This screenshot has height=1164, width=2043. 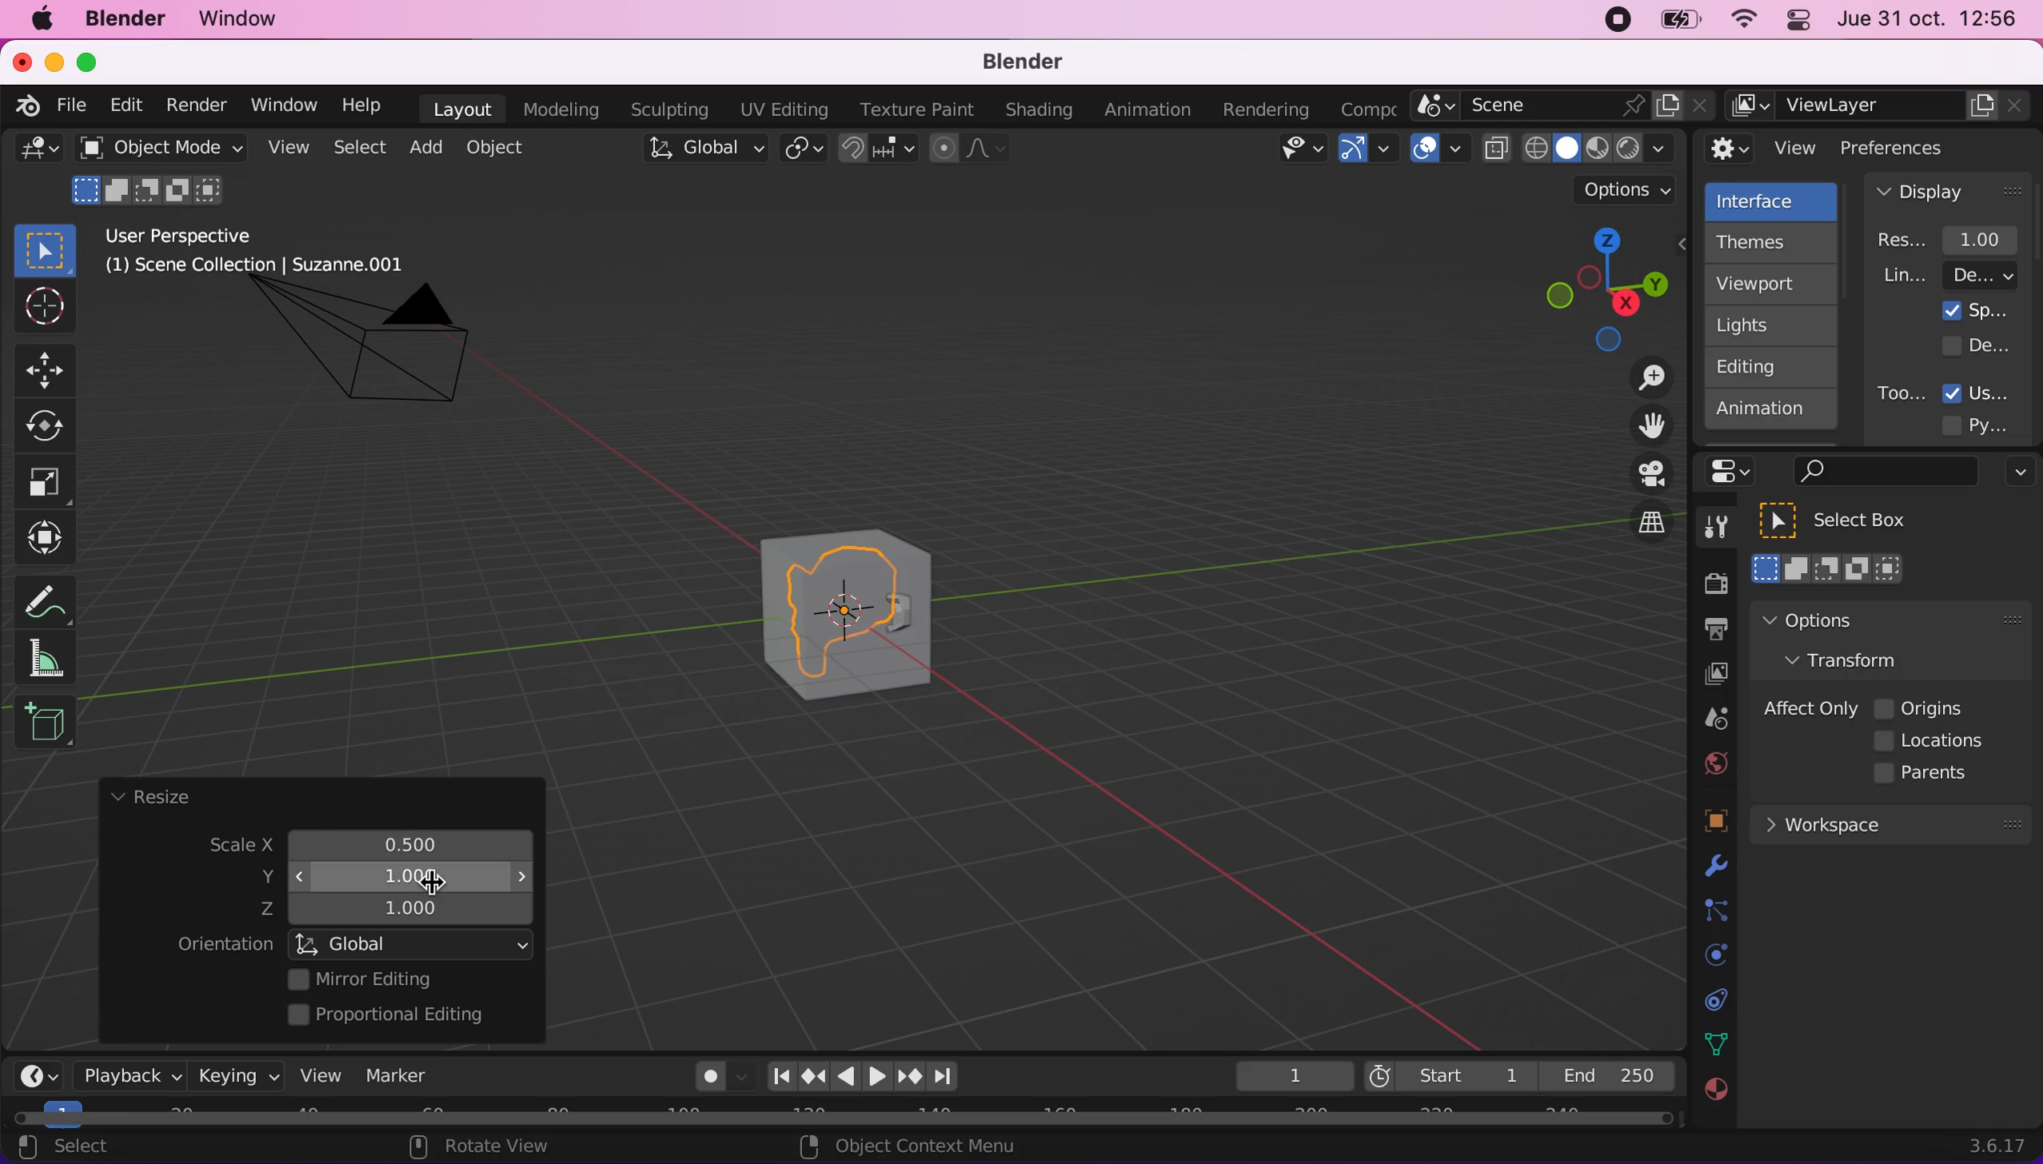 What do you see at coordinates (314, 1074) in the screenshot?
I see `view` at bounding box center [314, 1074].